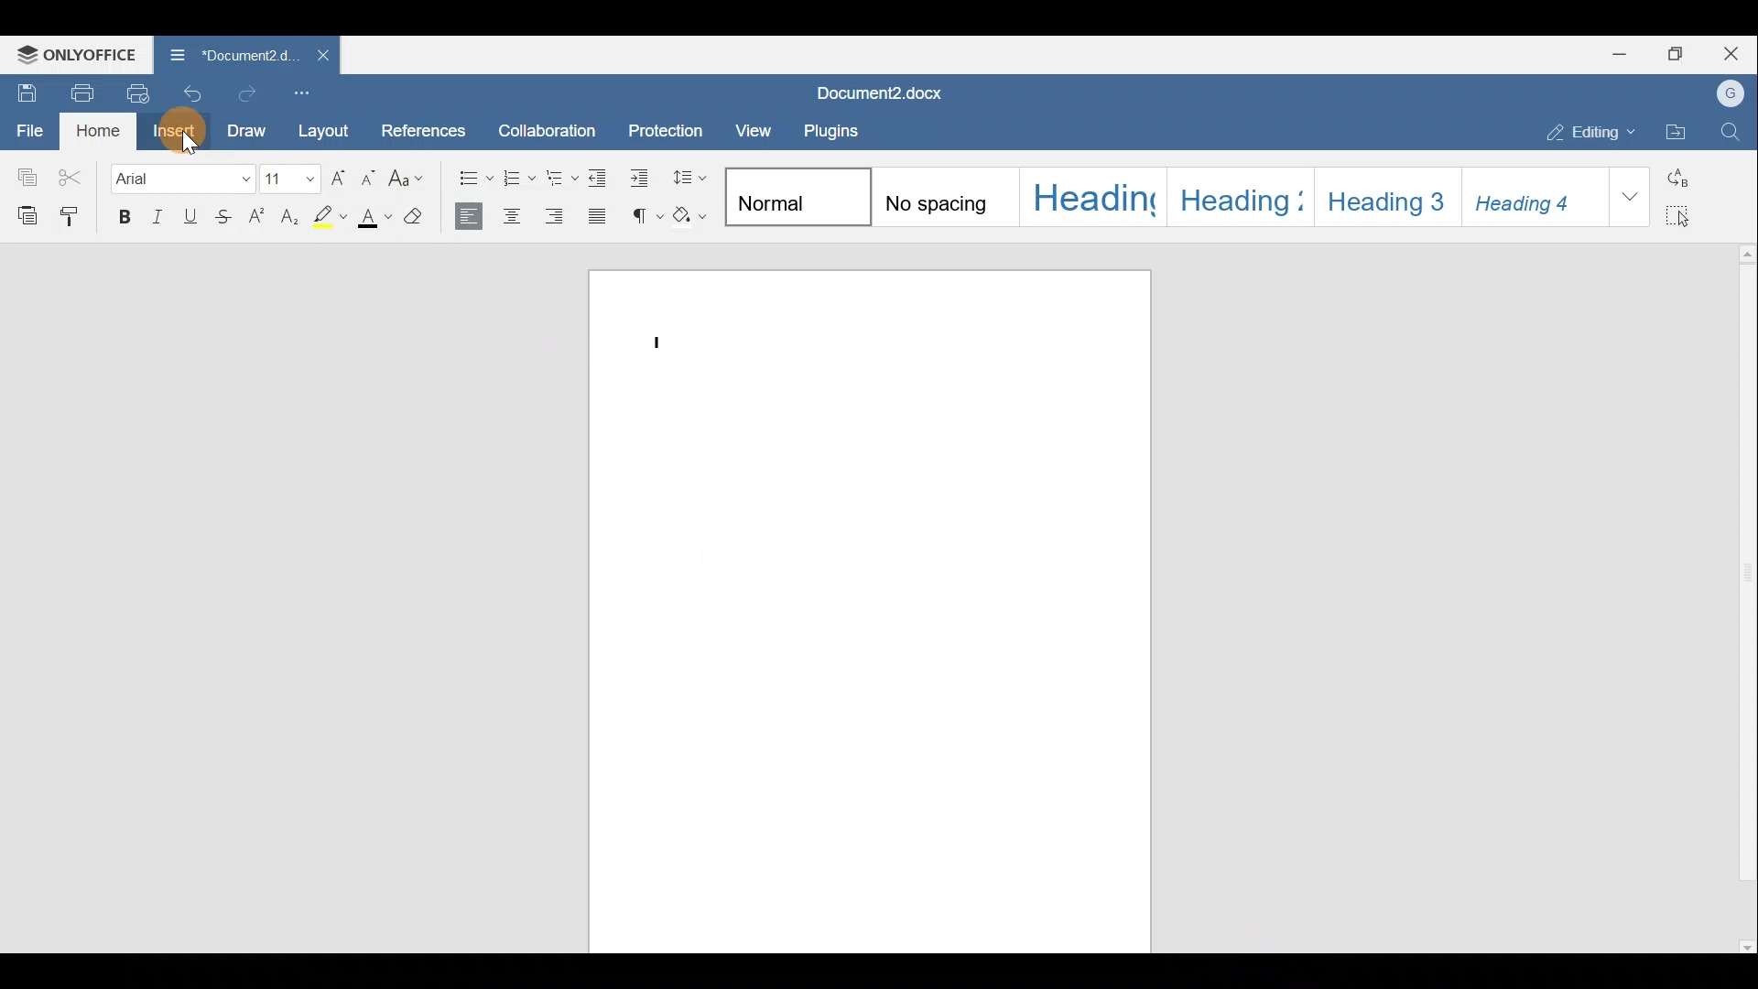 Image resolution: width=1758 pixels, height=989 pixels. I want to click on Open file location, so click(1676, 132).